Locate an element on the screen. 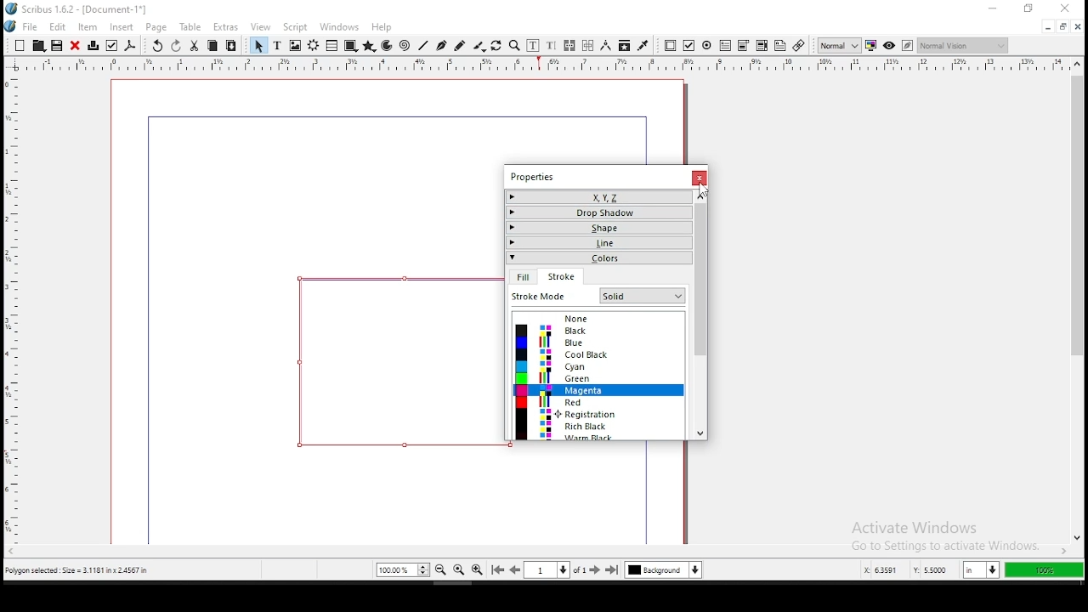 The image size is (1088, 612). red is located at coordinates (598, 401).